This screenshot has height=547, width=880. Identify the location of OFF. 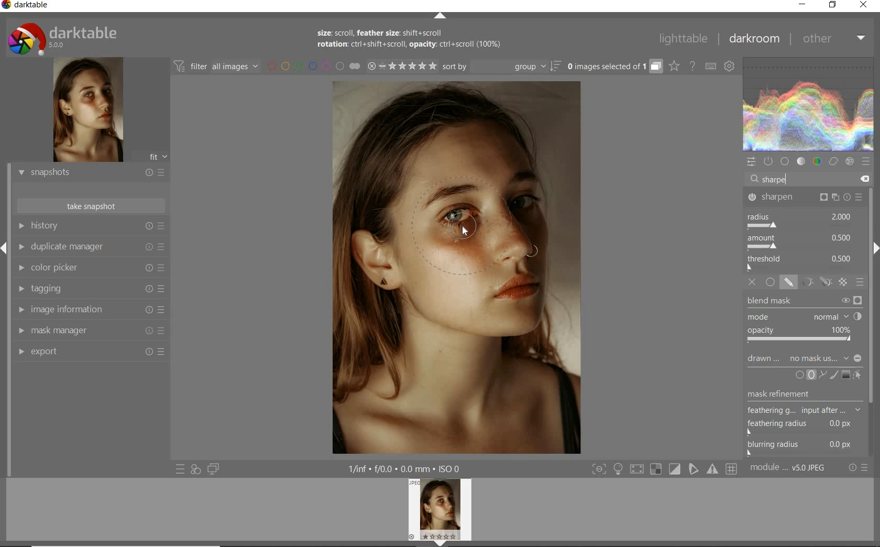
(753, 282).